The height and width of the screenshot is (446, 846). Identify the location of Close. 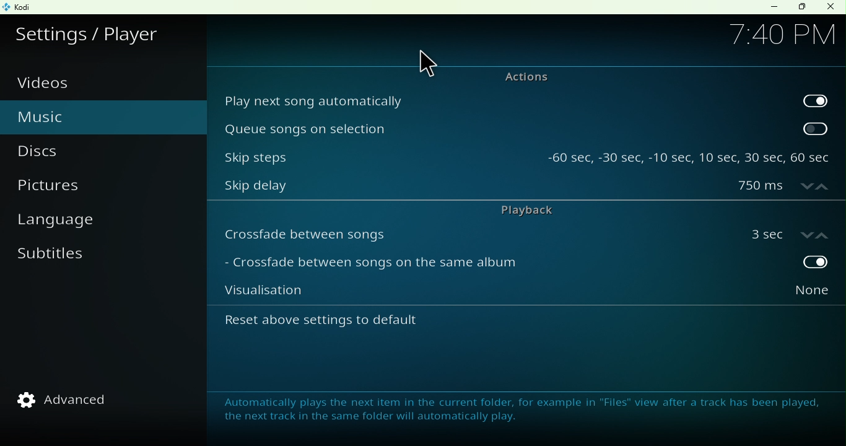
(830, 7).